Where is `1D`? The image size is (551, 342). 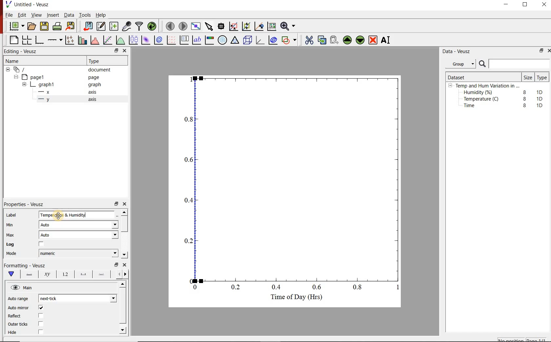 1D is located at coordinates (541, 99).